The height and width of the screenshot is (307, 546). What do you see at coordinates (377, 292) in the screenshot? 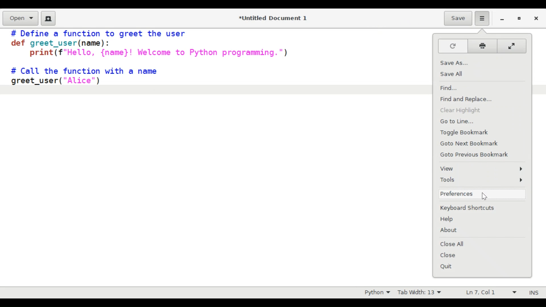
I see `Highlighting mode` at bounding box center [377, 292].